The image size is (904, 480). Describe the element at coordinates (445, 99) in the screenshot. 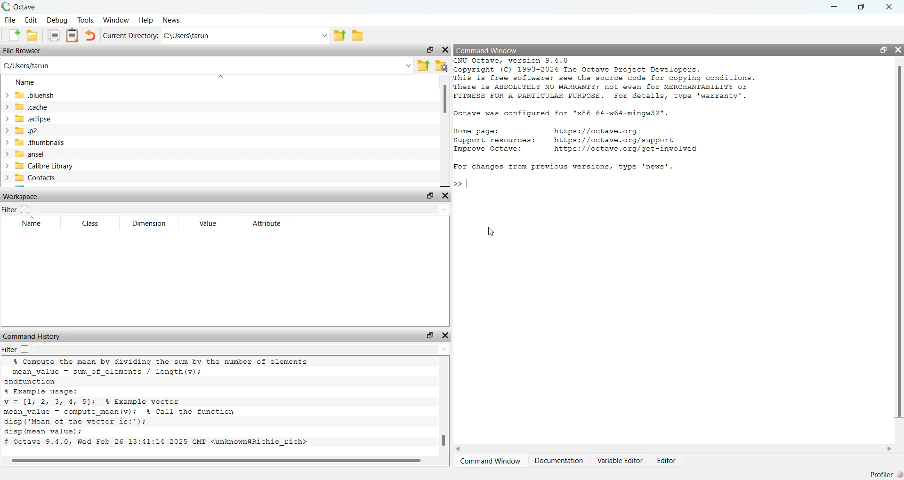

I see `scroll bar` at that location.